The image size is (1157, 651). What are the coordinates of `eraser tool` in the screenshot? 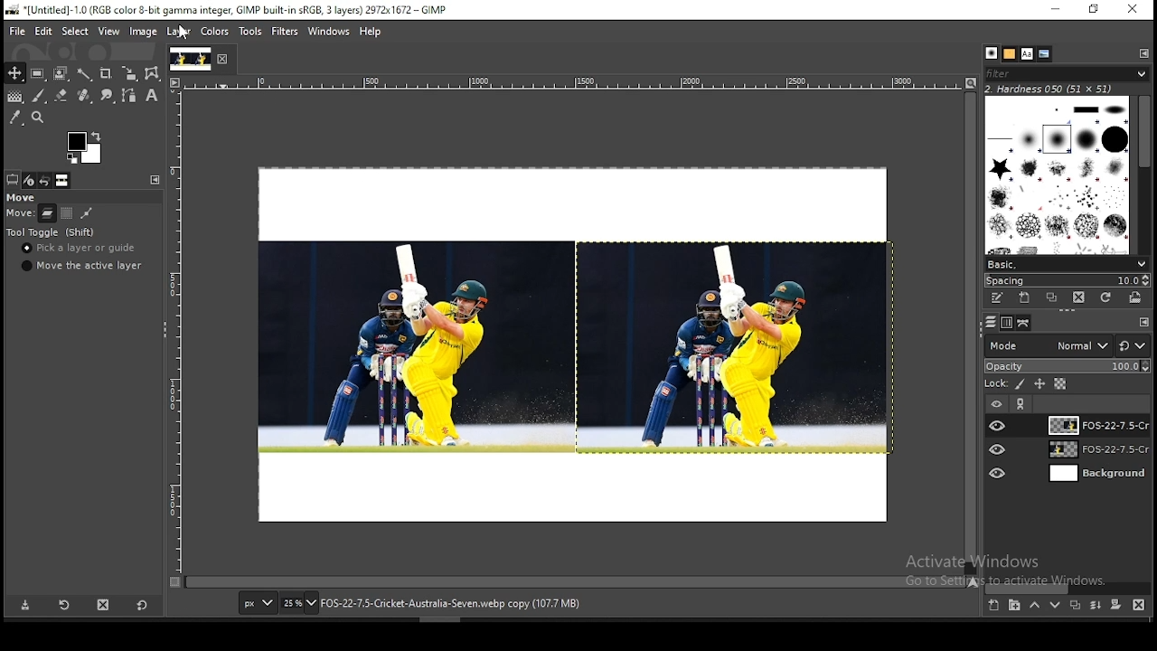 It's located at (57, 96).